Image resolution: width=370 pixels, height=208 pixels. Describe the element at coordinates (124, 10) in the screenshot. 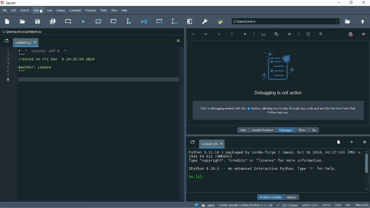

I see `Help` at that location.